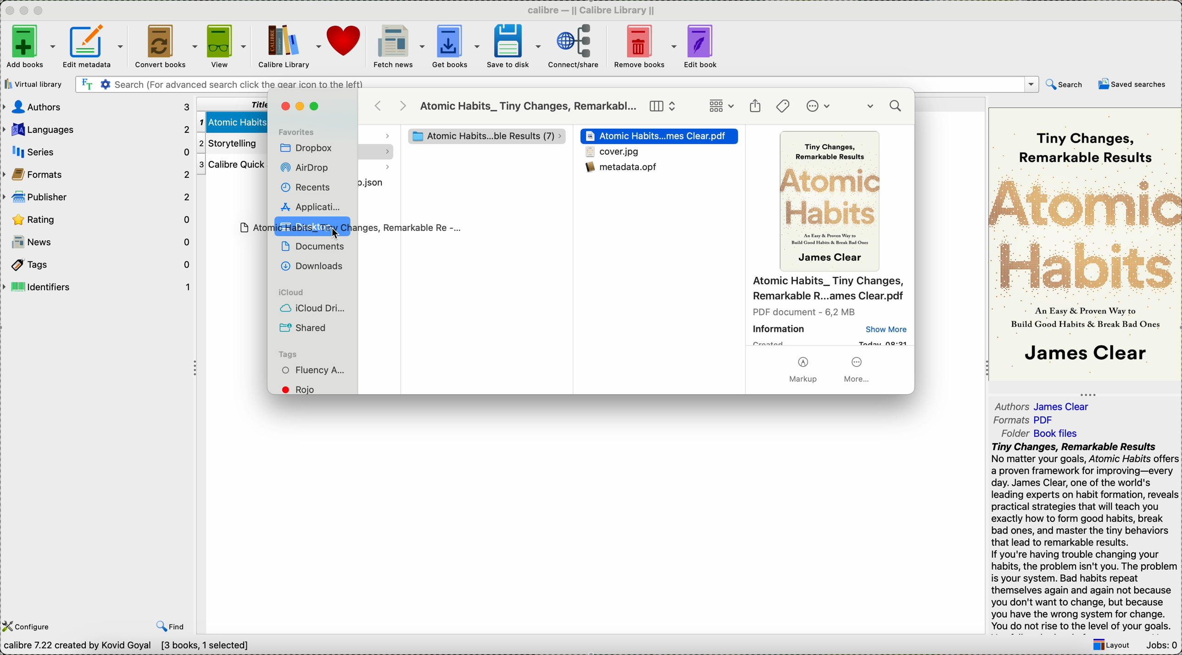  I want to click on folder, so click(1045, 432).